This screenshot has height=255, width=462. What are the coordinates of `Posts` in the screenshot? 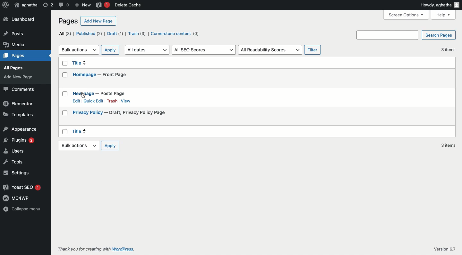 It's located at (24, 57).